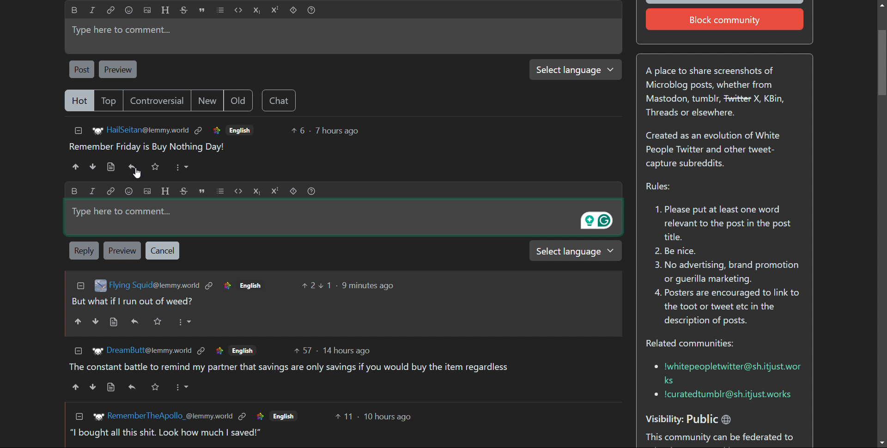 Image resolution: width=887 pixels, height=448 pixels. I want to click on superscript, so click(275, 10).